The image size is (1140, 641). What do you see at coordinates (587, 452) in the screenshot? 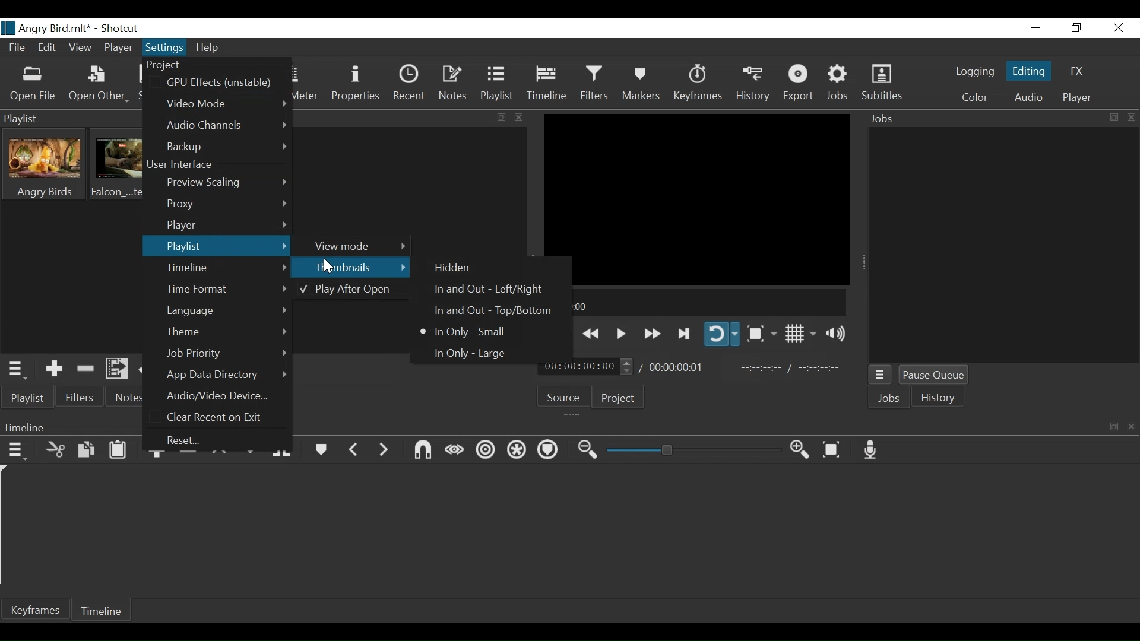
I see `Zoom timeline out` at bounding box center [587, 452].